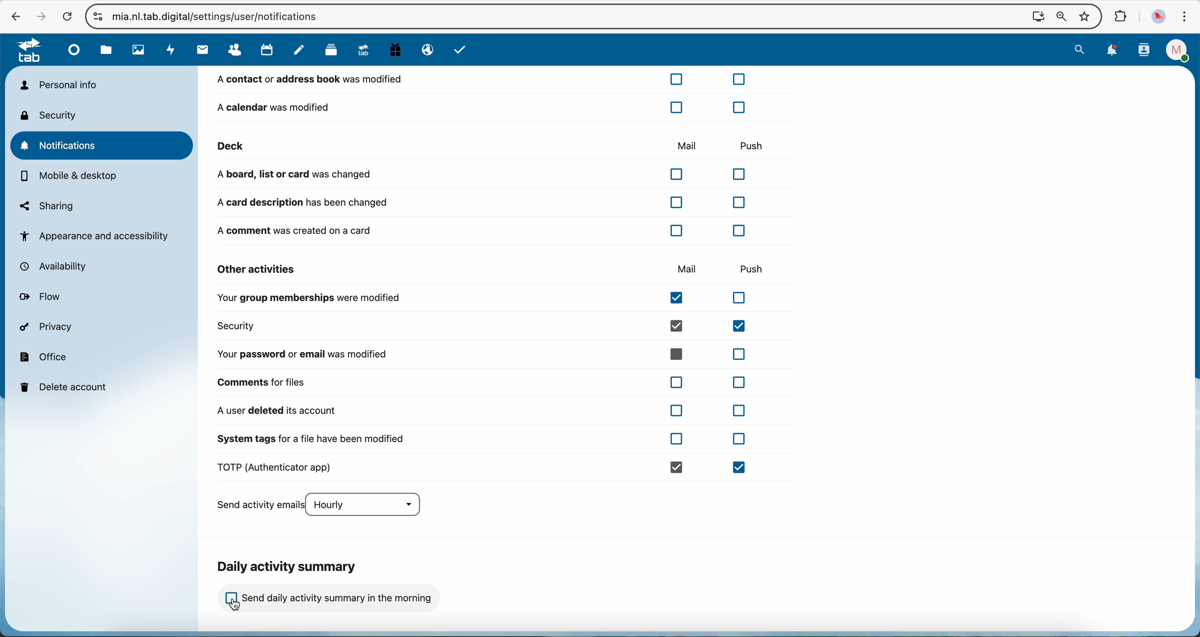 This screenshot has height=637, width=1200. What do you see at coordinates (106, 50) in the screenshot?
I see `file` at bounding box center [106, 50].